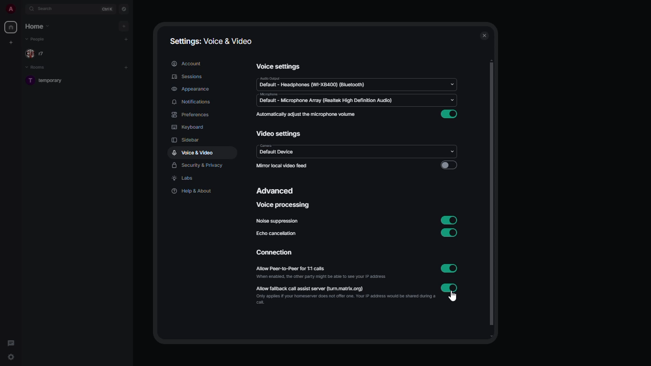  Describe the element at coordinates (193, 153) in the screenshot. I see `voice & video` at that location.